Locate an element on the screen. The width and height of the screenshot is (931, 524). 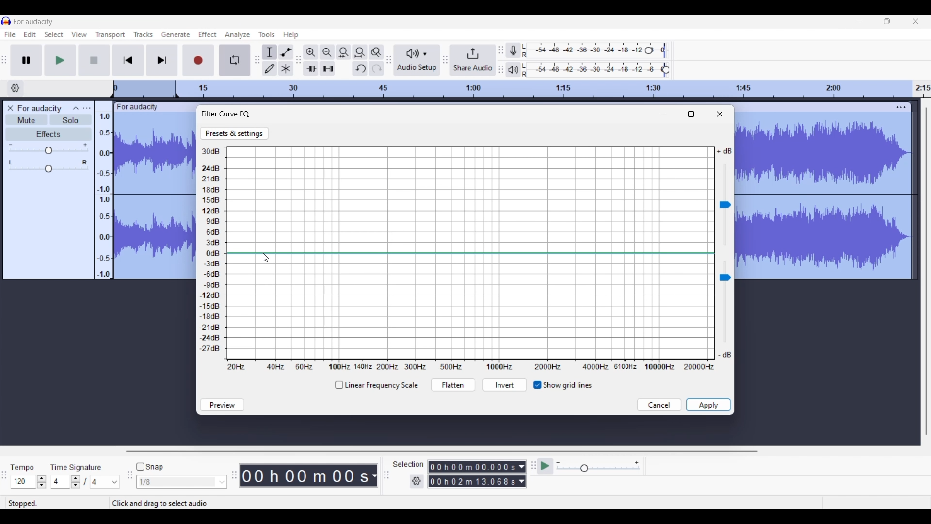
Effect menu is located at coordinates (208, 35).